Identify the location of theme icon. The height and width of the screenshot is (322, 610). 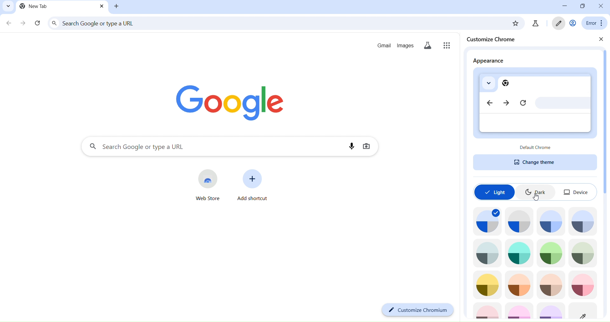
(488, 222).